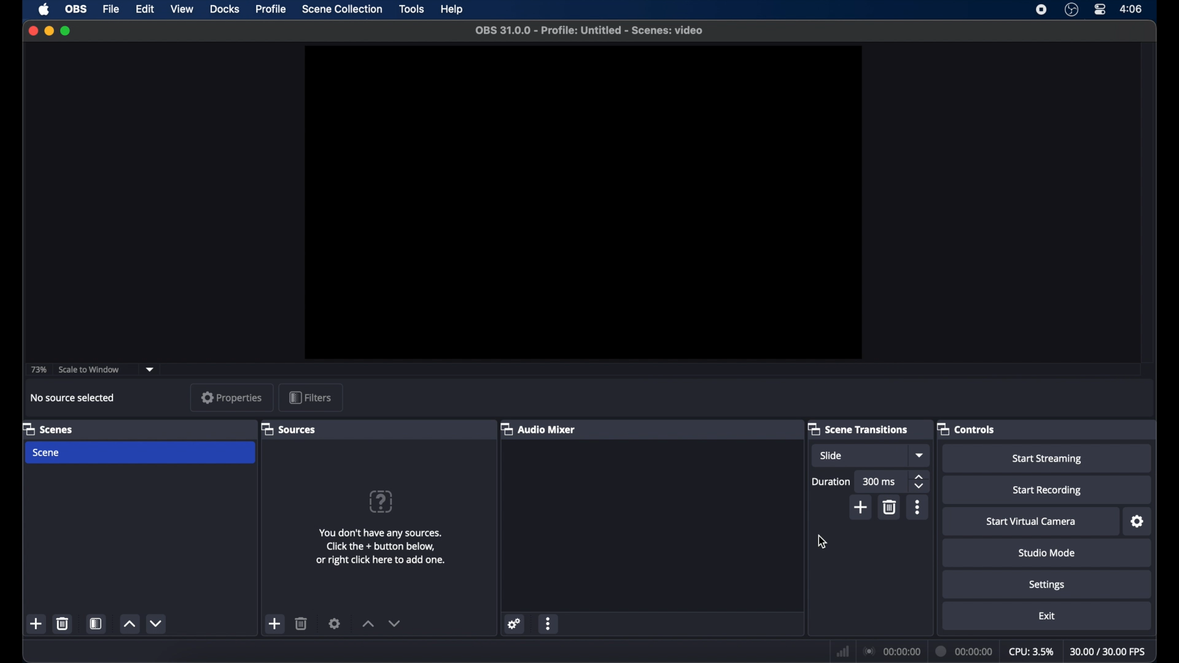 Image resolution: width=1179 pixels, height=663 pixels. I want to click on add, so click(274, 624).